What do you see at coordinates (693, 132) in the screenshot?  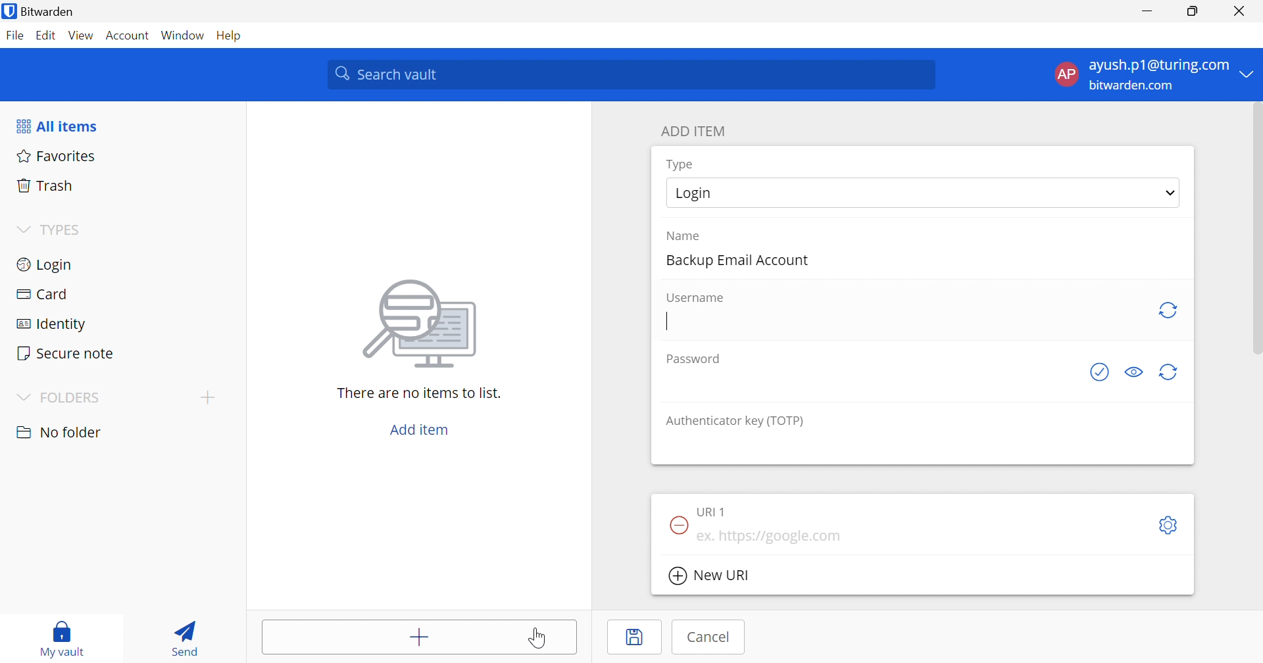 I see `ADD ITEM` at bounding box center [693, 132].